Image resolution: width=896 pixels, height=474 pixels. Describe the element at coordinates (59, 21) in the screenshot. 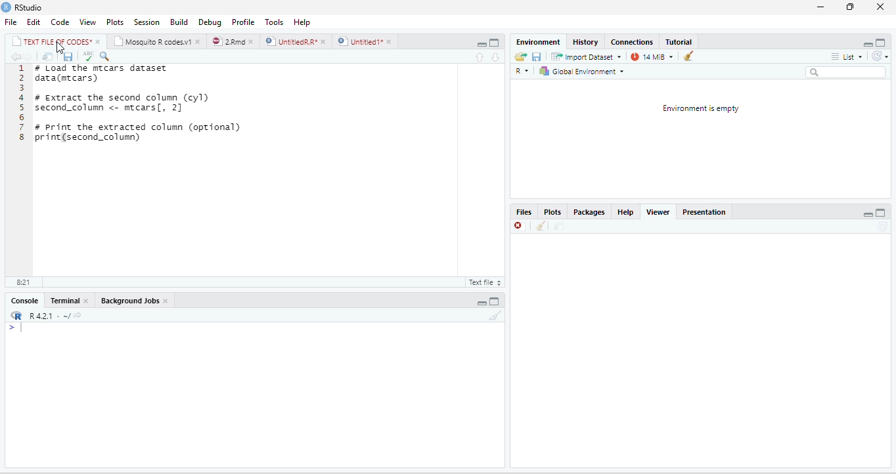

I see `Code` at that location.